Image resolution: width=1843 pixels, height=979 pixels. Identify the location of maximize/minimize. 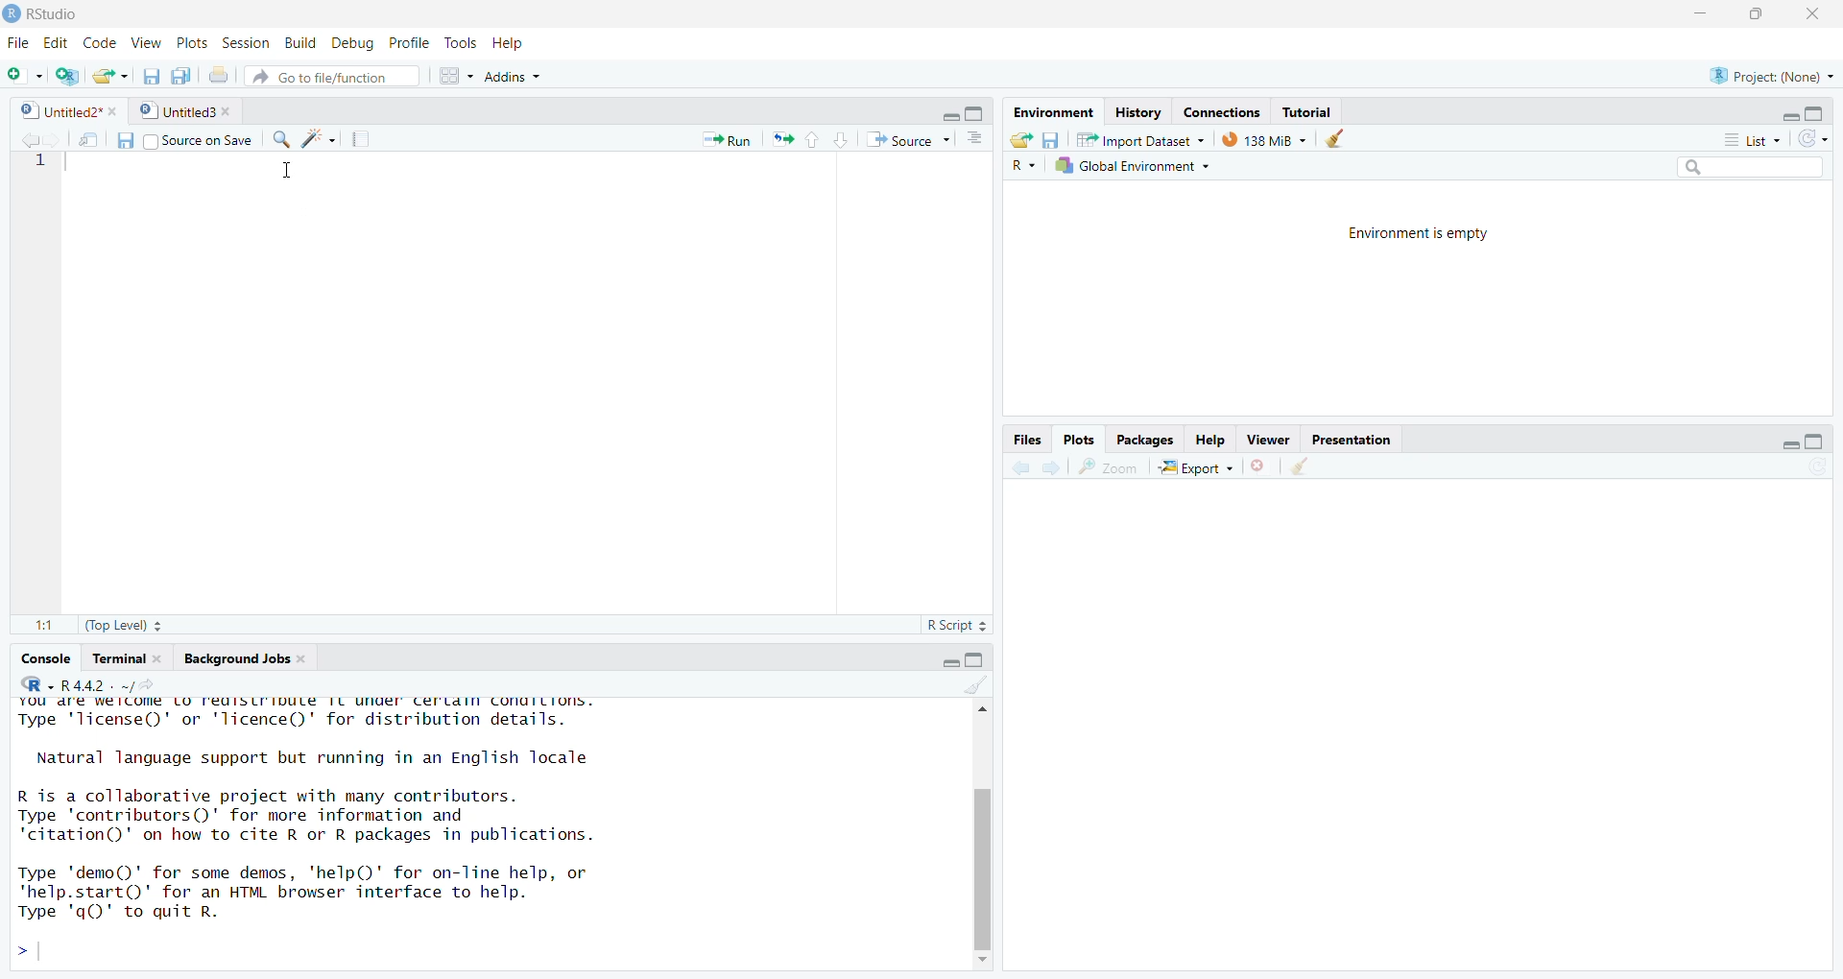
(1805, 110).